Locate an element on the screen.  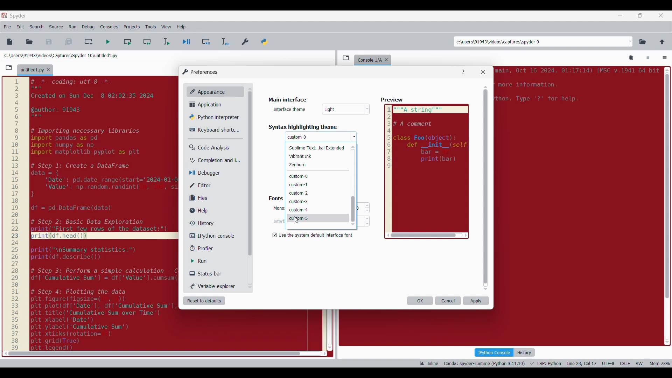
Create new cell at current line is located at coordinates (89, 42).